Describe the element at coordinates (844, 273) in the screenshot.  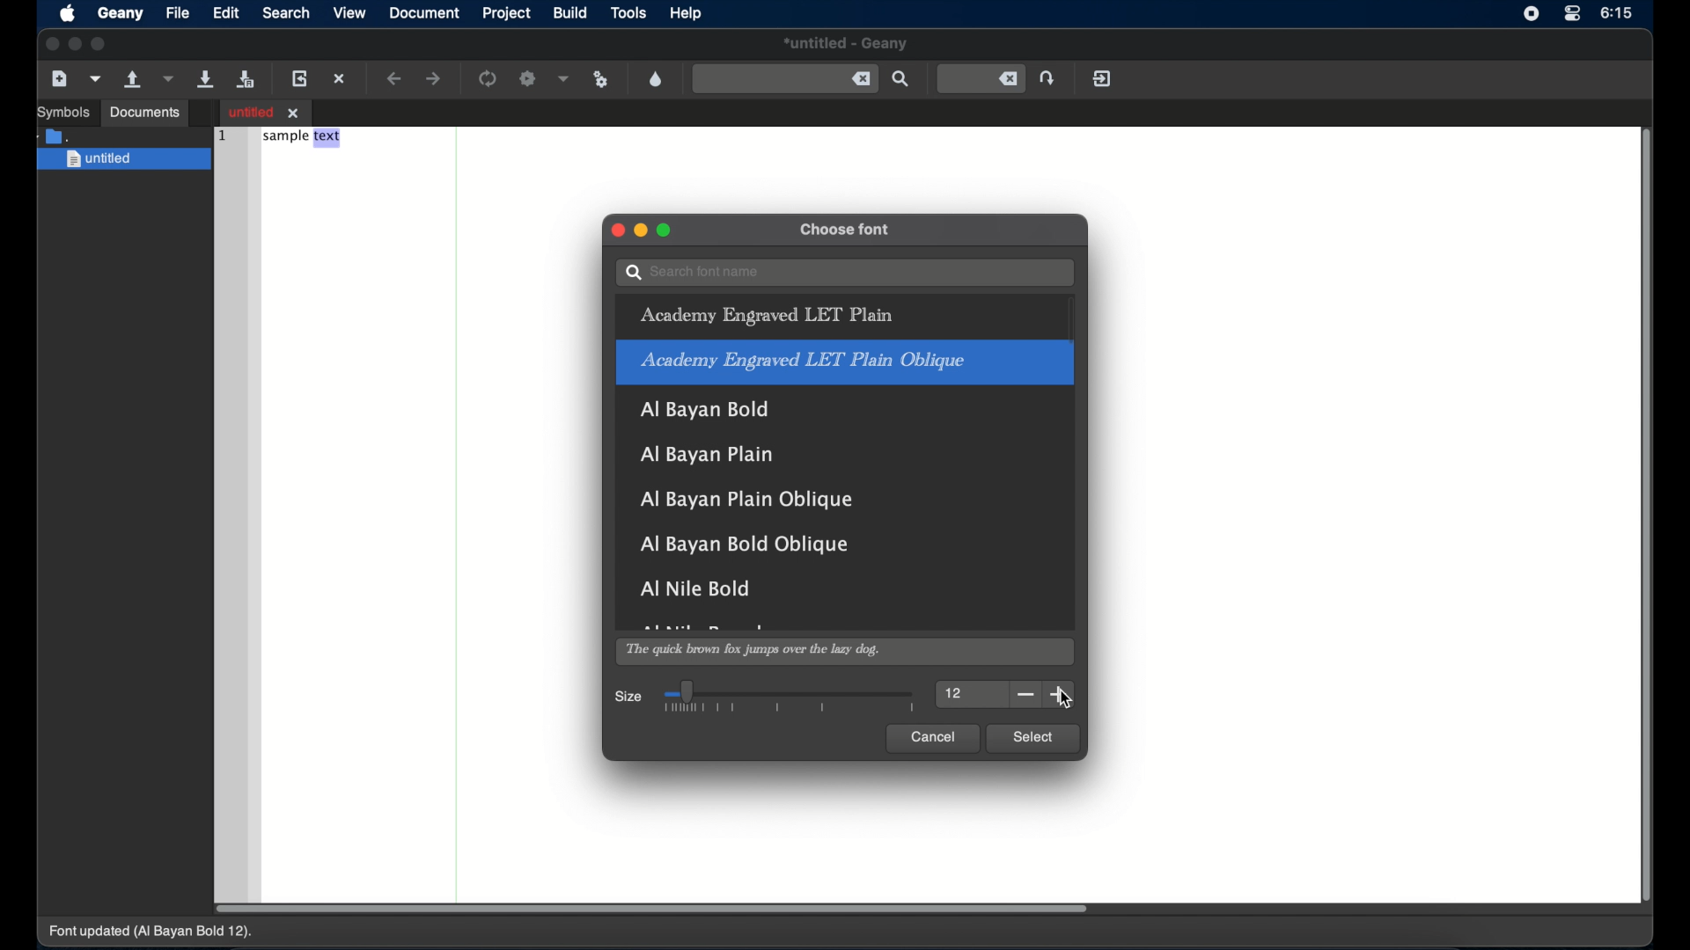
I see `search bar` at that location.